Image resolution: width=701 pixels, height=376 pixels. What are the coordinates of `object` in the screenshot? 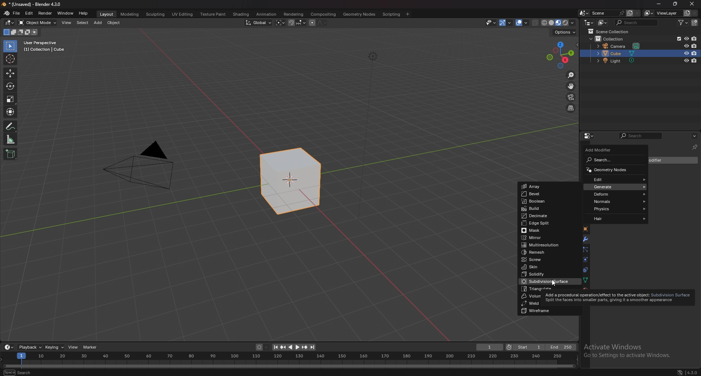 It's located at (585, 229).